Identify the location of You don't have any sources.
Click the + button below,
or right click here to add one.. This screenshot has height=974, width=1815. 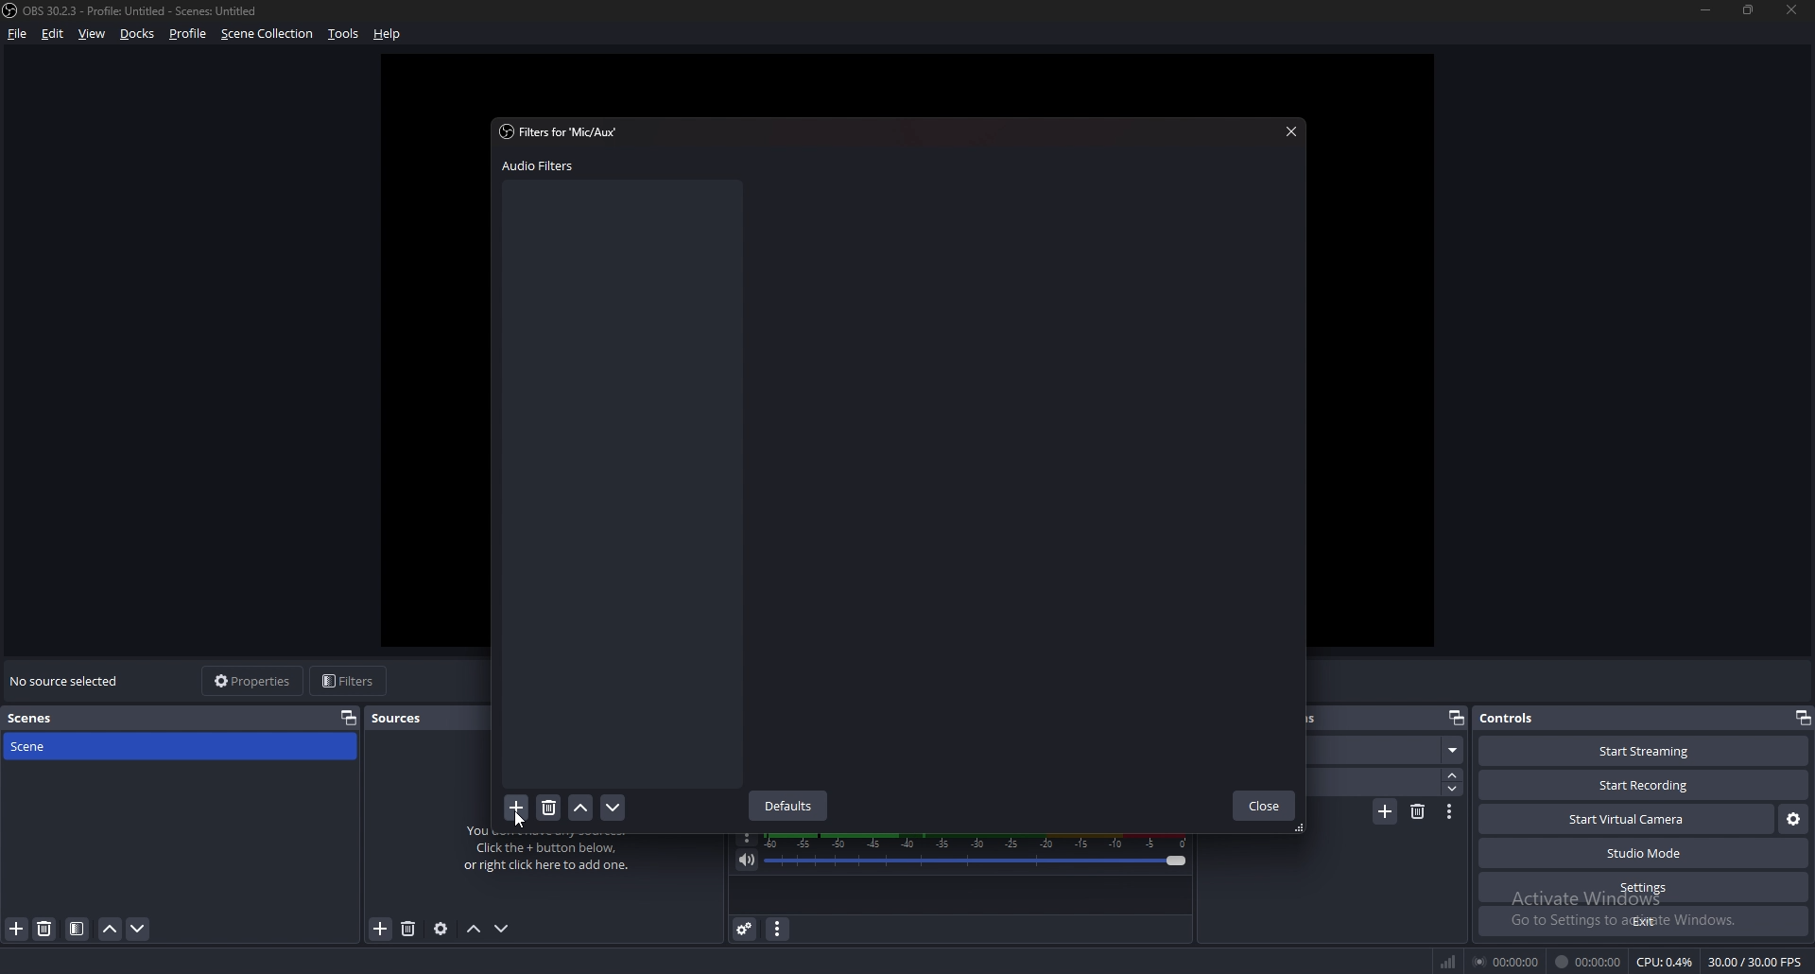
(555, 857).